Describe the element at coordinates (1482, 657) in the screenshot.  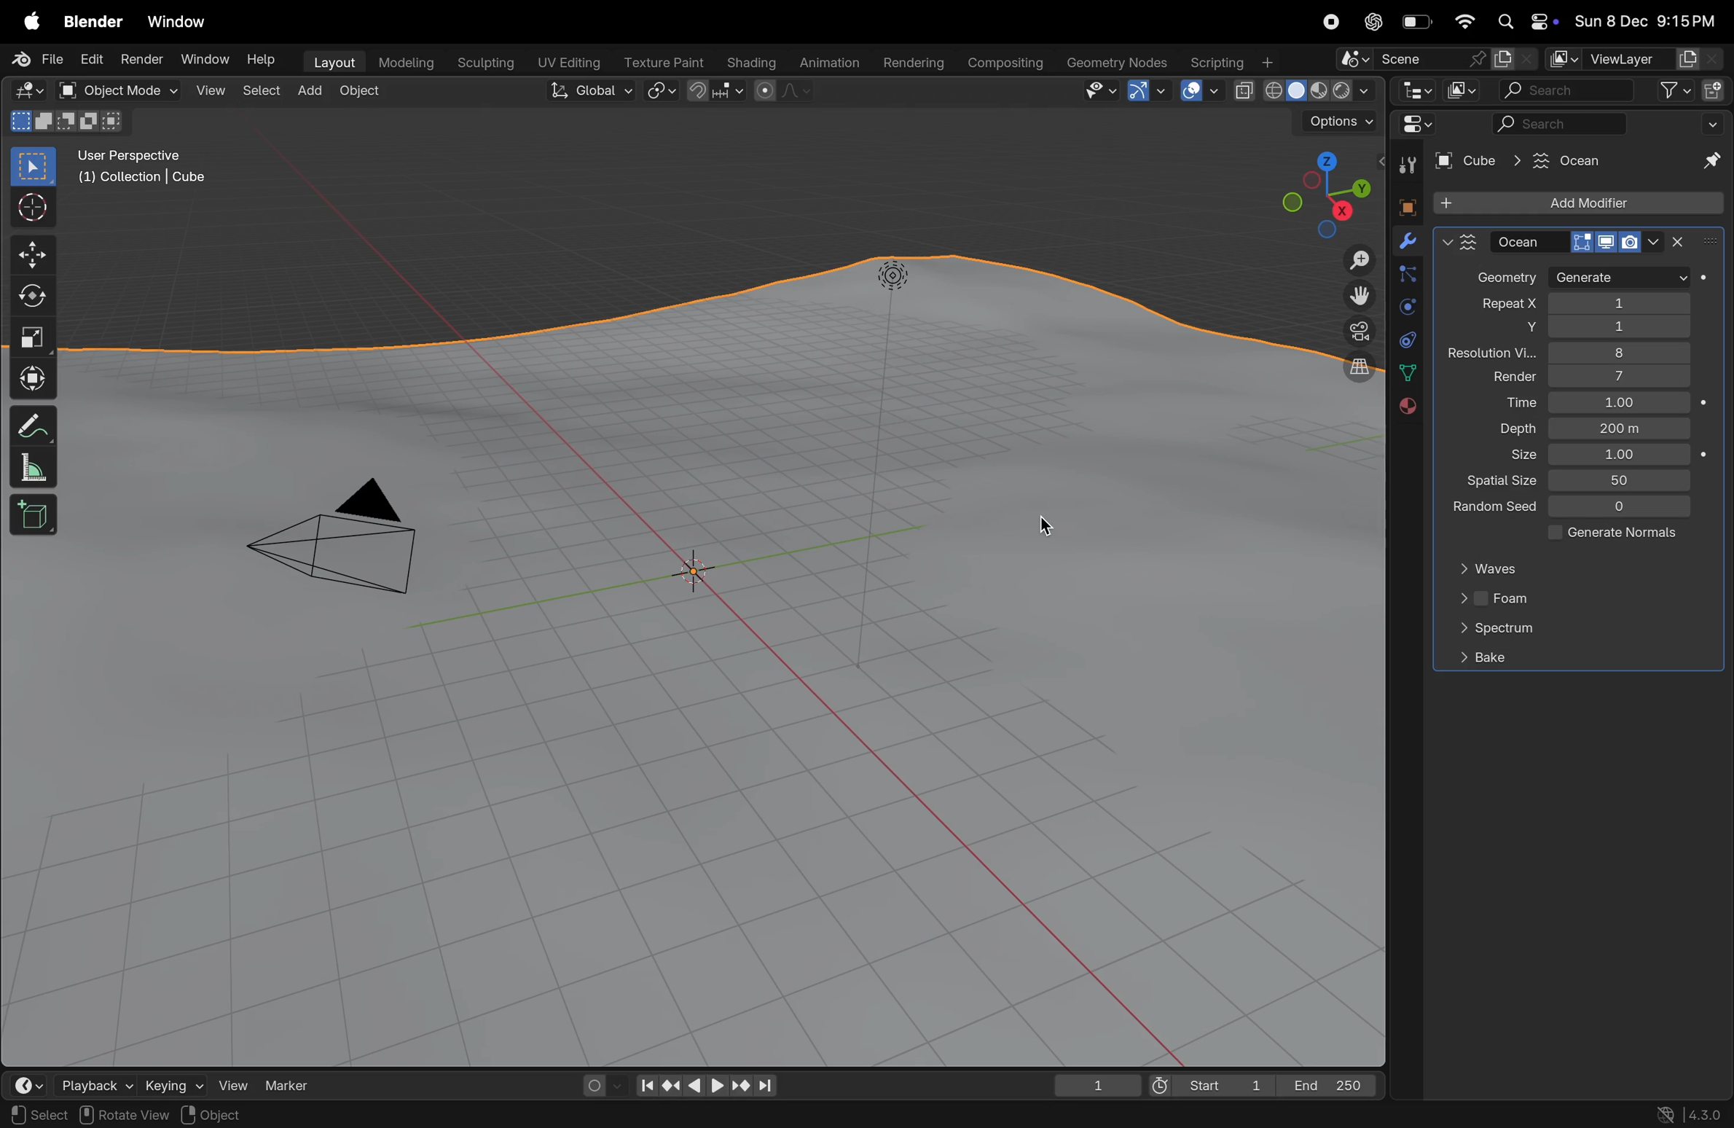
I see `blake` at that location.